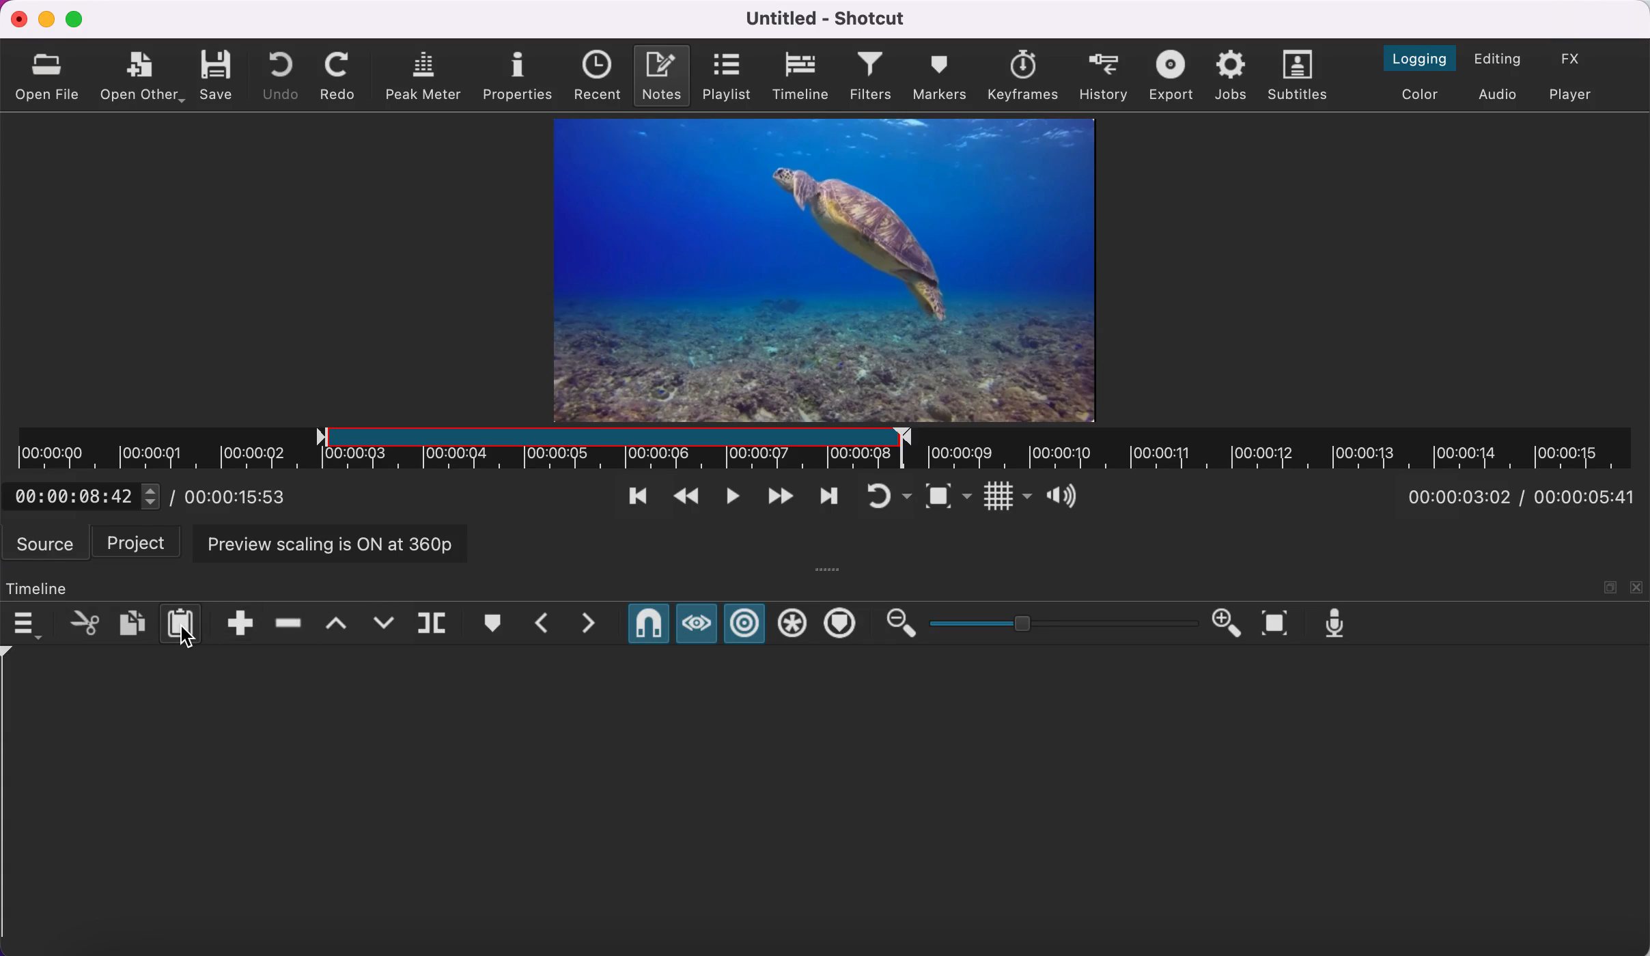 The image size is (1650, 956). I want to click on total duration, so click(252, 498).